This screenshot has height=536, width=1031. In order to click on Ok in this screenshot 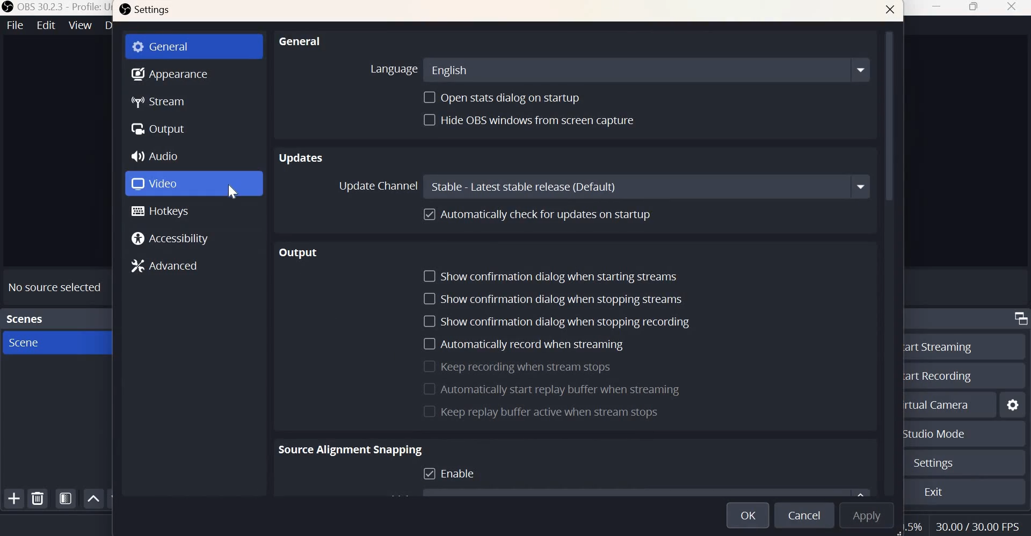, I will do `click(747, 516)`.